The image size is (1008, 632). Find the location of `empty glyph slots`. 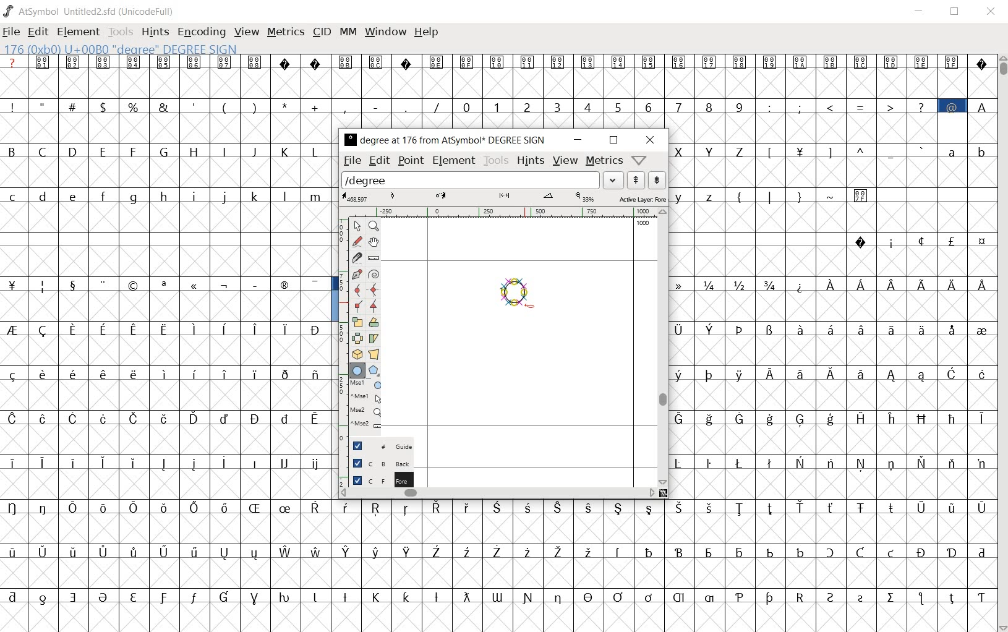

empty glyph slots is located at coordinates (169, 261).